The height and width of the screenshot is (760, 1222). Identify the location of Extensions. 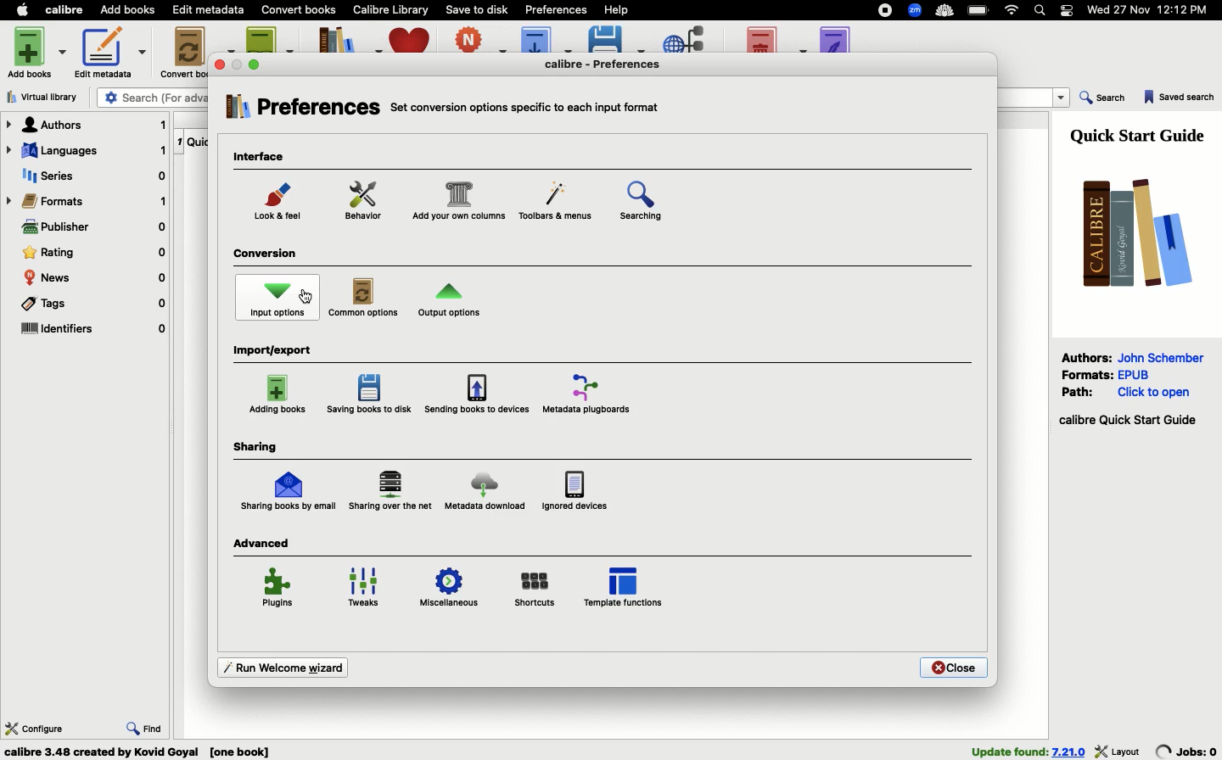
(916, 12).